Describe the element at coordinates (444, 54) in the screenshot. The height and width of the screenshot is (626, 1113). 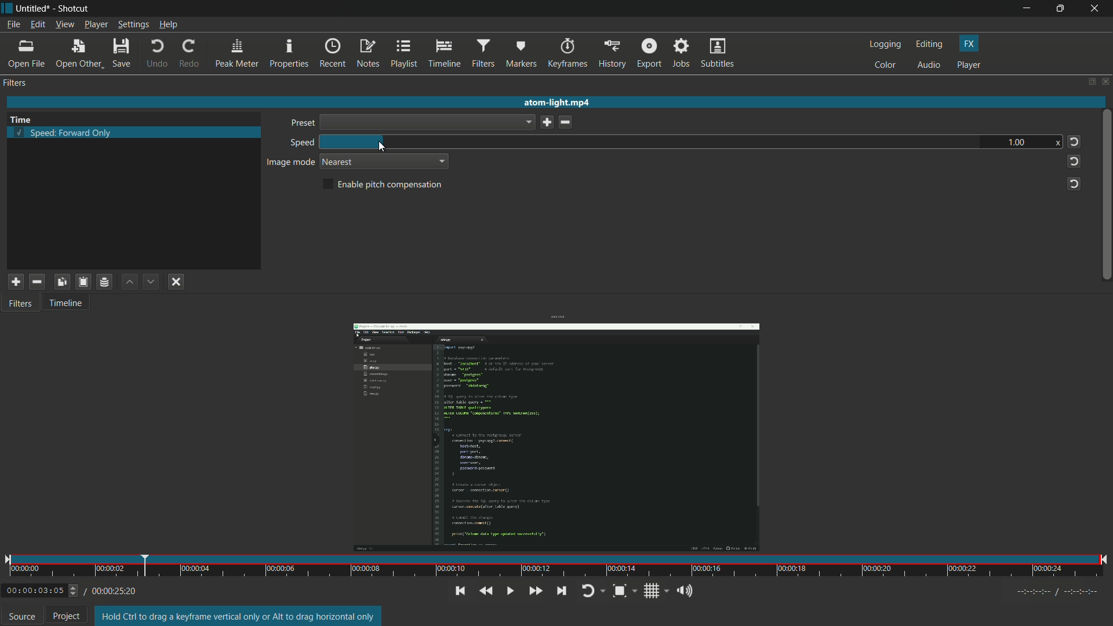
I see `timeline` at that location.